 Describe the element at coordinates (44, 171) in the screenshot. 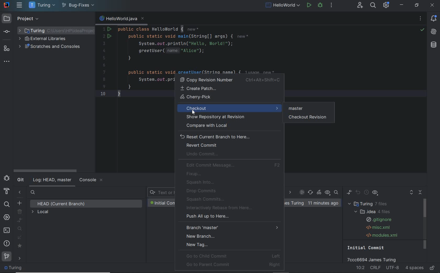

I see `scrollbar` at that location.